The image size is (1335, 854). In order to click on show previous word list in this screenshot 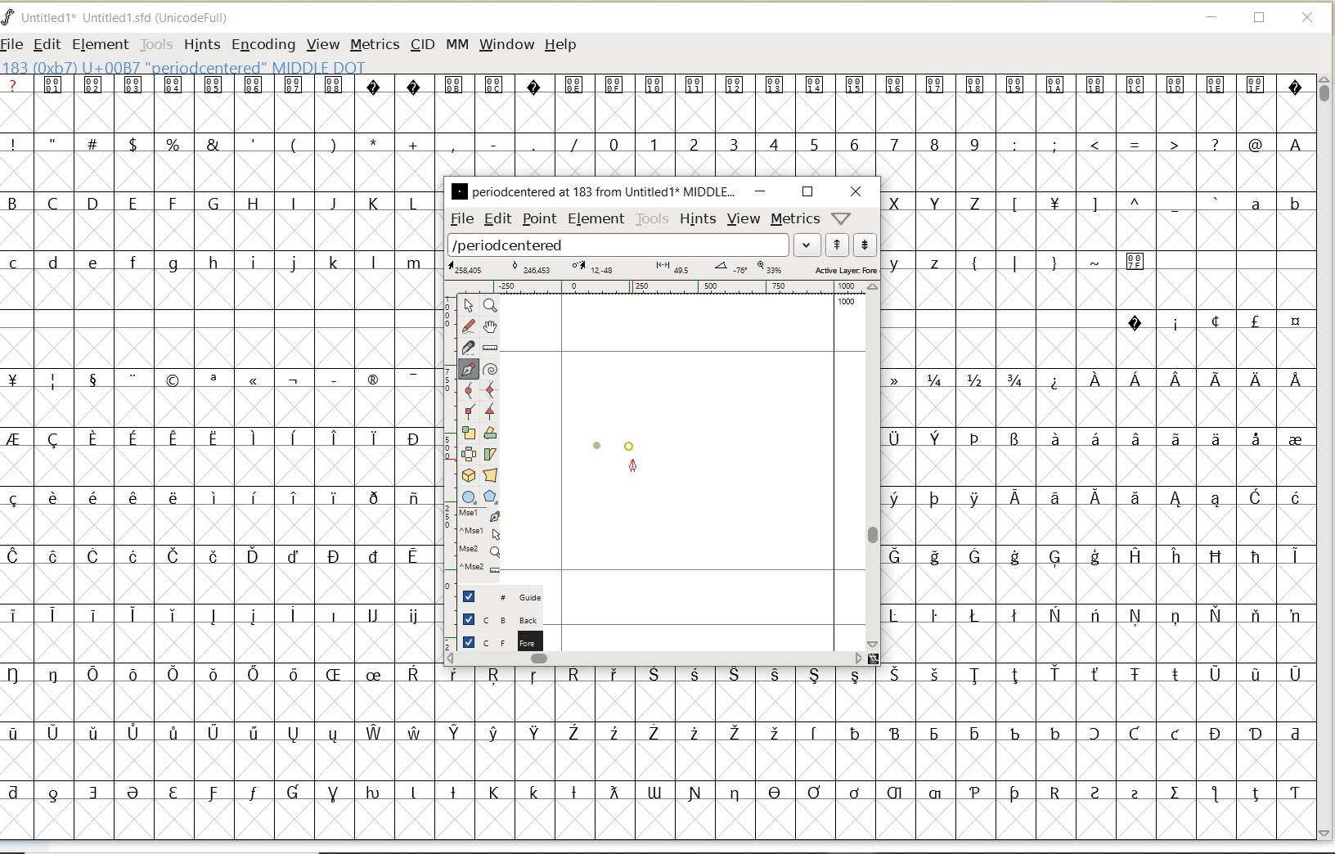, I will do `click(838, 245)`.